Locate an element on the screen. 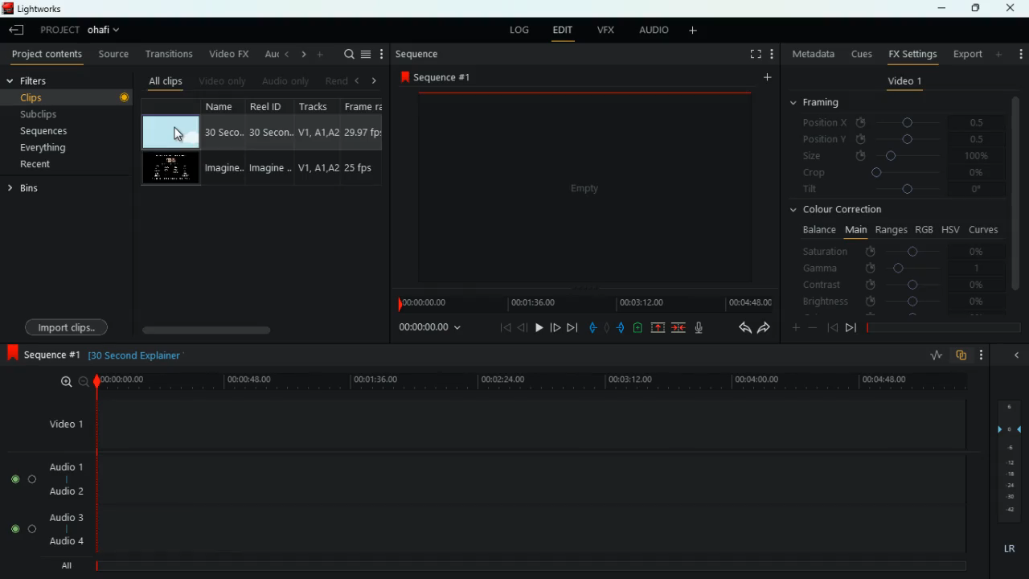  up is located at coordinates (658, 327).